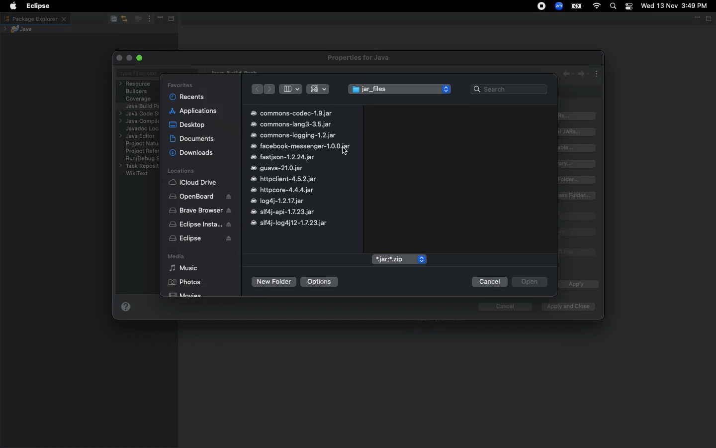 The height and width of the screenshot is (448, 716). I want to click on Maximize, so click(710, 19).